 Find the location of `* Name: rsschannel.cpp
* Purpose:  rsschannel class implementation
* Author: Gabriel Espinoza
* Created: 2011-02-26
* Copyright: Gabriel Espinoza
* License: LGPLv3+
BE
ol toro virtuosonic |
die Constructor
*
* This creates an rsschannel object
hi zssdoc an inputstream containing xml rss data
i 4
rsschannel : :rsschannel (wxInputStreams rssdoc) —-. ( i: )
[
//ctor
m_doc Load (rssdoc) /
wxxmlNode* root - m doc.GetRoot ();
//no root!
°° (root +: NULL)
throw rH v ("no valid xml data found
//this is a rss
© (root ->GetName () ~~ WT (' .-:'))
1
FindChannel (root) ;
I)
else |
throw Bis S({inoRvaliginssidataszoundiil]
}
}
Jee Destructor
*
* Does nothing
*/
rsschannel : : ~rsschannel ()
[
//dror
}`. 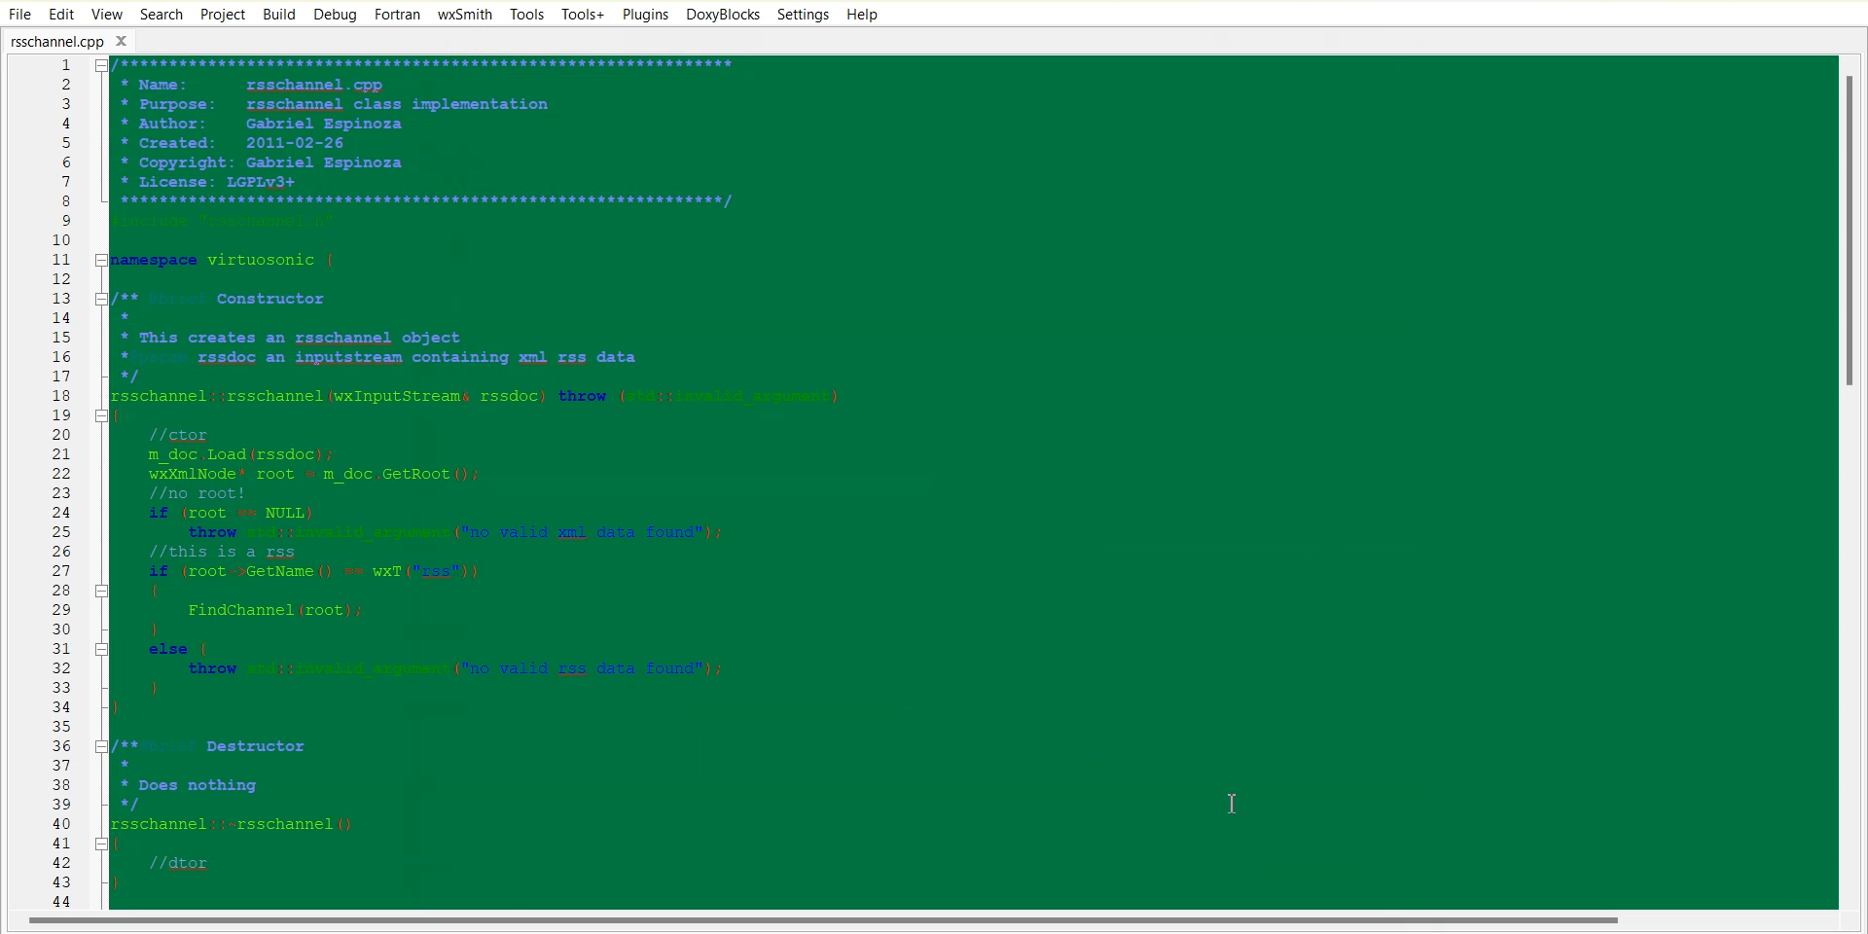

* Name: rsschannel.cpp
* Purpose:  rsschannel class implementation
* Author: Gabriel Espinoza
* Created: 2011-02-26
* Copyright: Gabriel Espinoza
* License: LGPLv3+
BE
ol toro virtuosonic |
die Constructor
*
* This creates an rsschannel object
hi zssdoc an inputstream containing xml rss data
i 4
rsschannel : :rsschannel (wxInputStreams rssdoc) —-. ( i: )
[
//ctor
m_doc Load (rssdoc) /
wxxmlNode* root - m doc.GetRoot ();
//no root!
°° (root +: NULL)
throw rH v ("no valid xml data found
//this is a rss
© (root ->GetName () ~~ WT (' .-:'))
1
FindChannel (root) ;
I)
else |
throw Bis S({inoRvaliginssidataszoundiil]
}
}
Jee Destructor
*
* Does nothing
*/
rsschannel : : ~rsschannel ()
[
//dror
} is located at coordinates (961, 483).